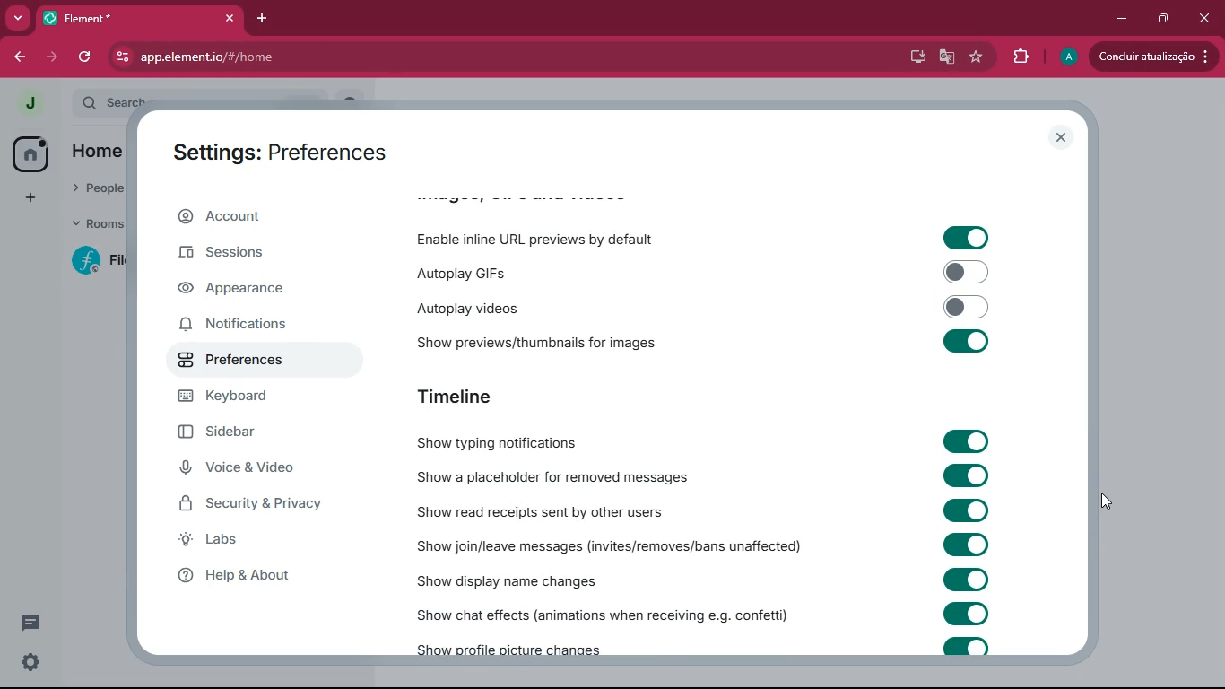 Image resolution: width=1225 pixels, height=689 pixels. I want to click on drag to, so click(1107, 501).